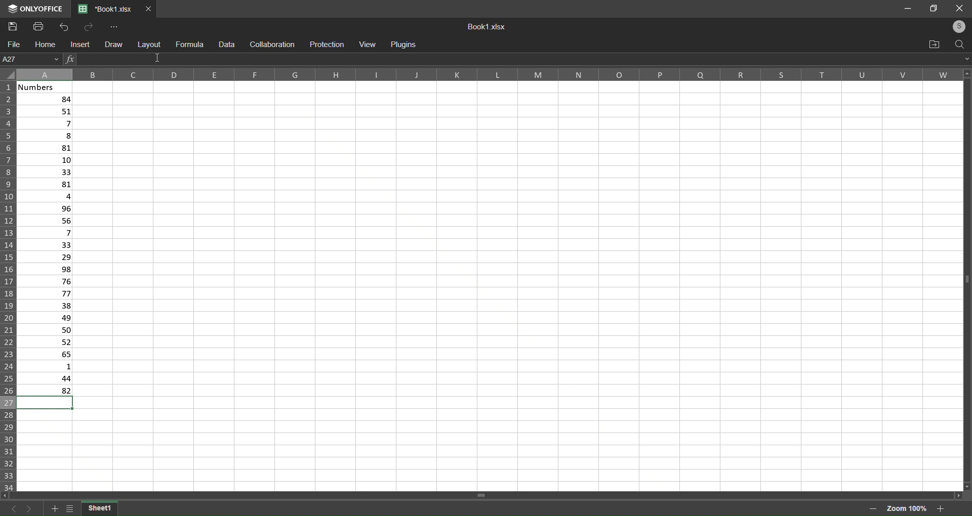  I want to click on open, so click(933, 43).